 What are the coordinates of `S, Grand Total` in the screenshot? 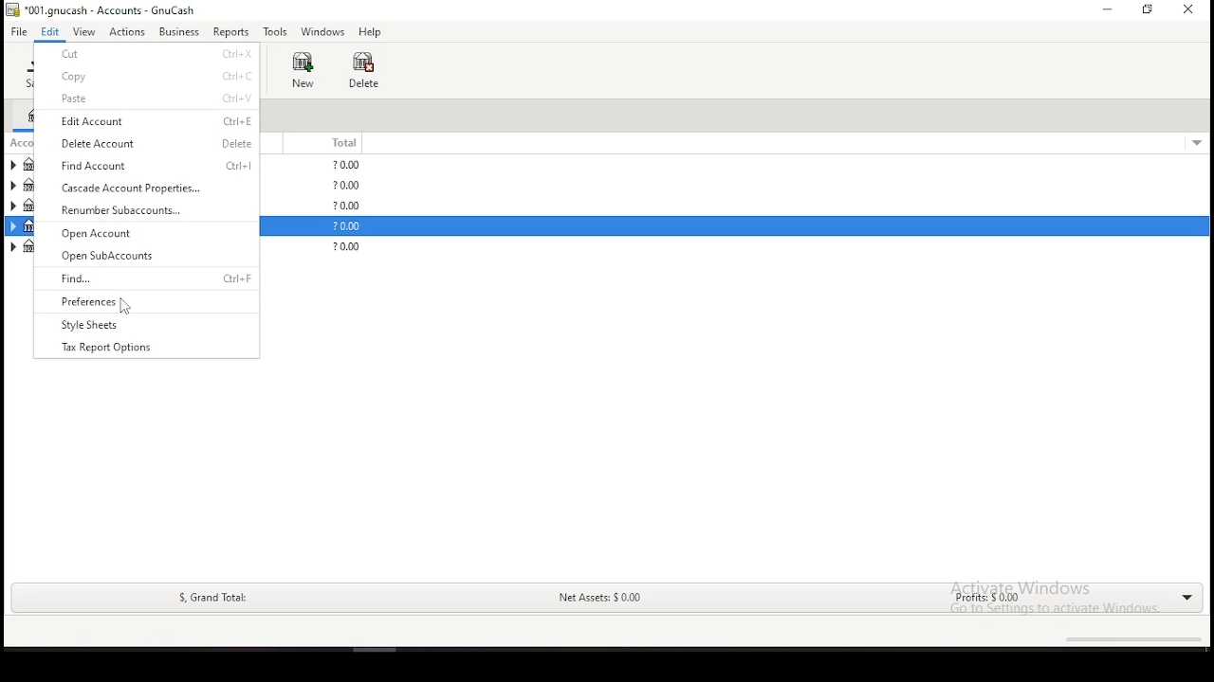 It's located at (211, 598).